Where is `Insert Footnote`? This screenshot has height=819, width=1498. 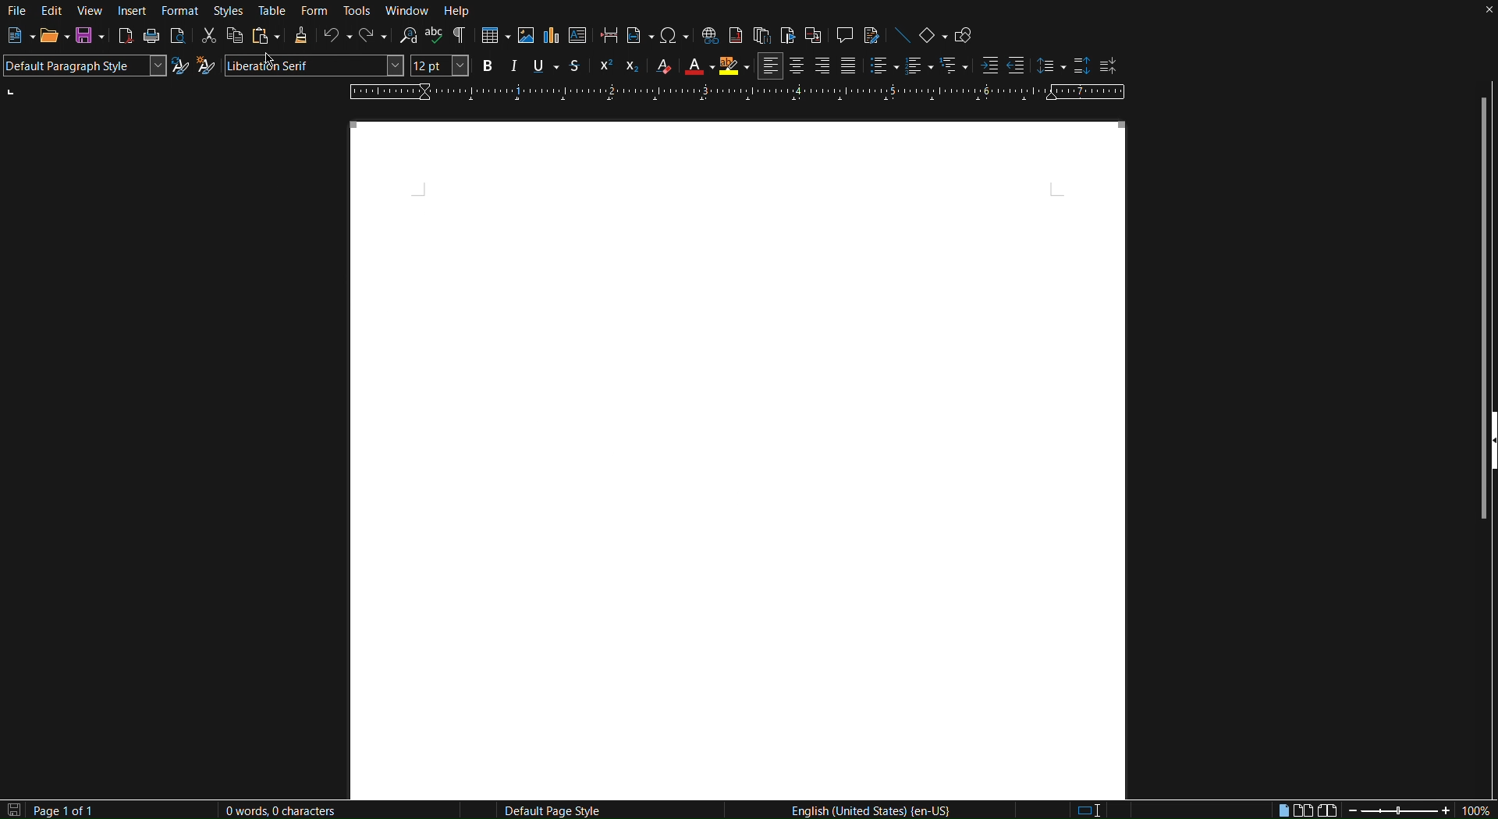 Insert Footnote is located at coordinates (737, 37).